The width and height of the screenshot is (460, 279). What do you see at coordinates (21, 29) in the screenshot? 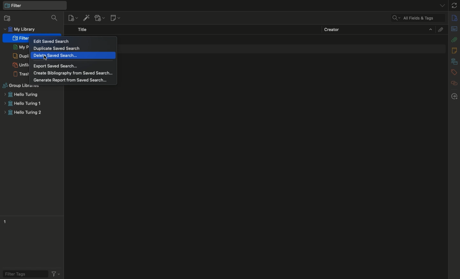
I see `My library` at bounding box center [21, 29].